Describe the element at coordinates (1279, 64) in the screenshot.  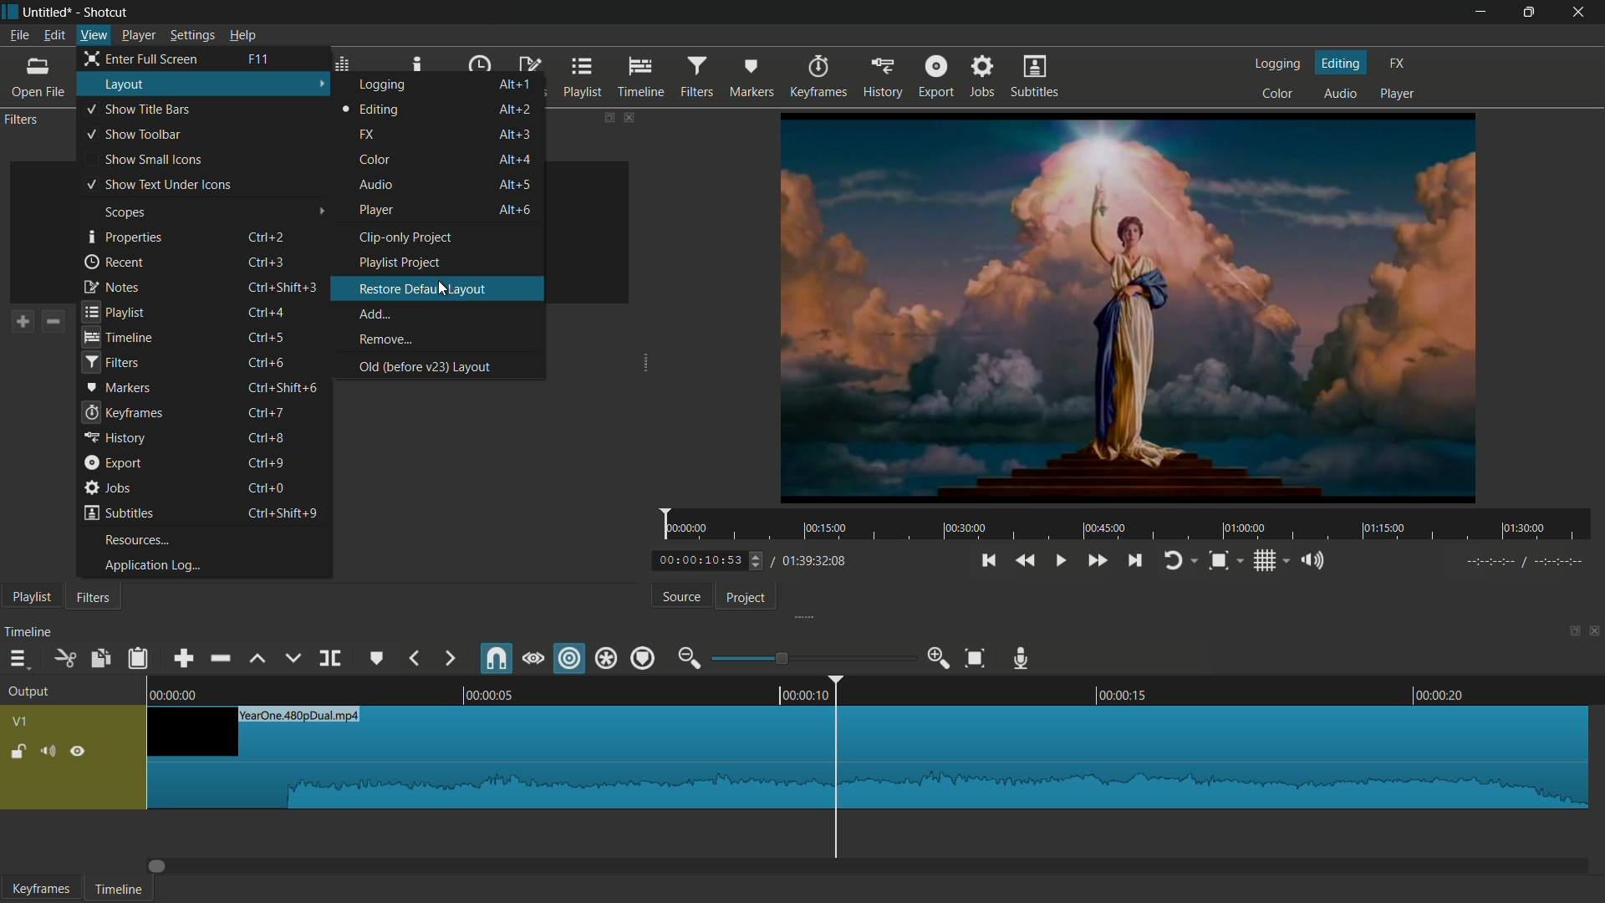
I see `logging` at that location.